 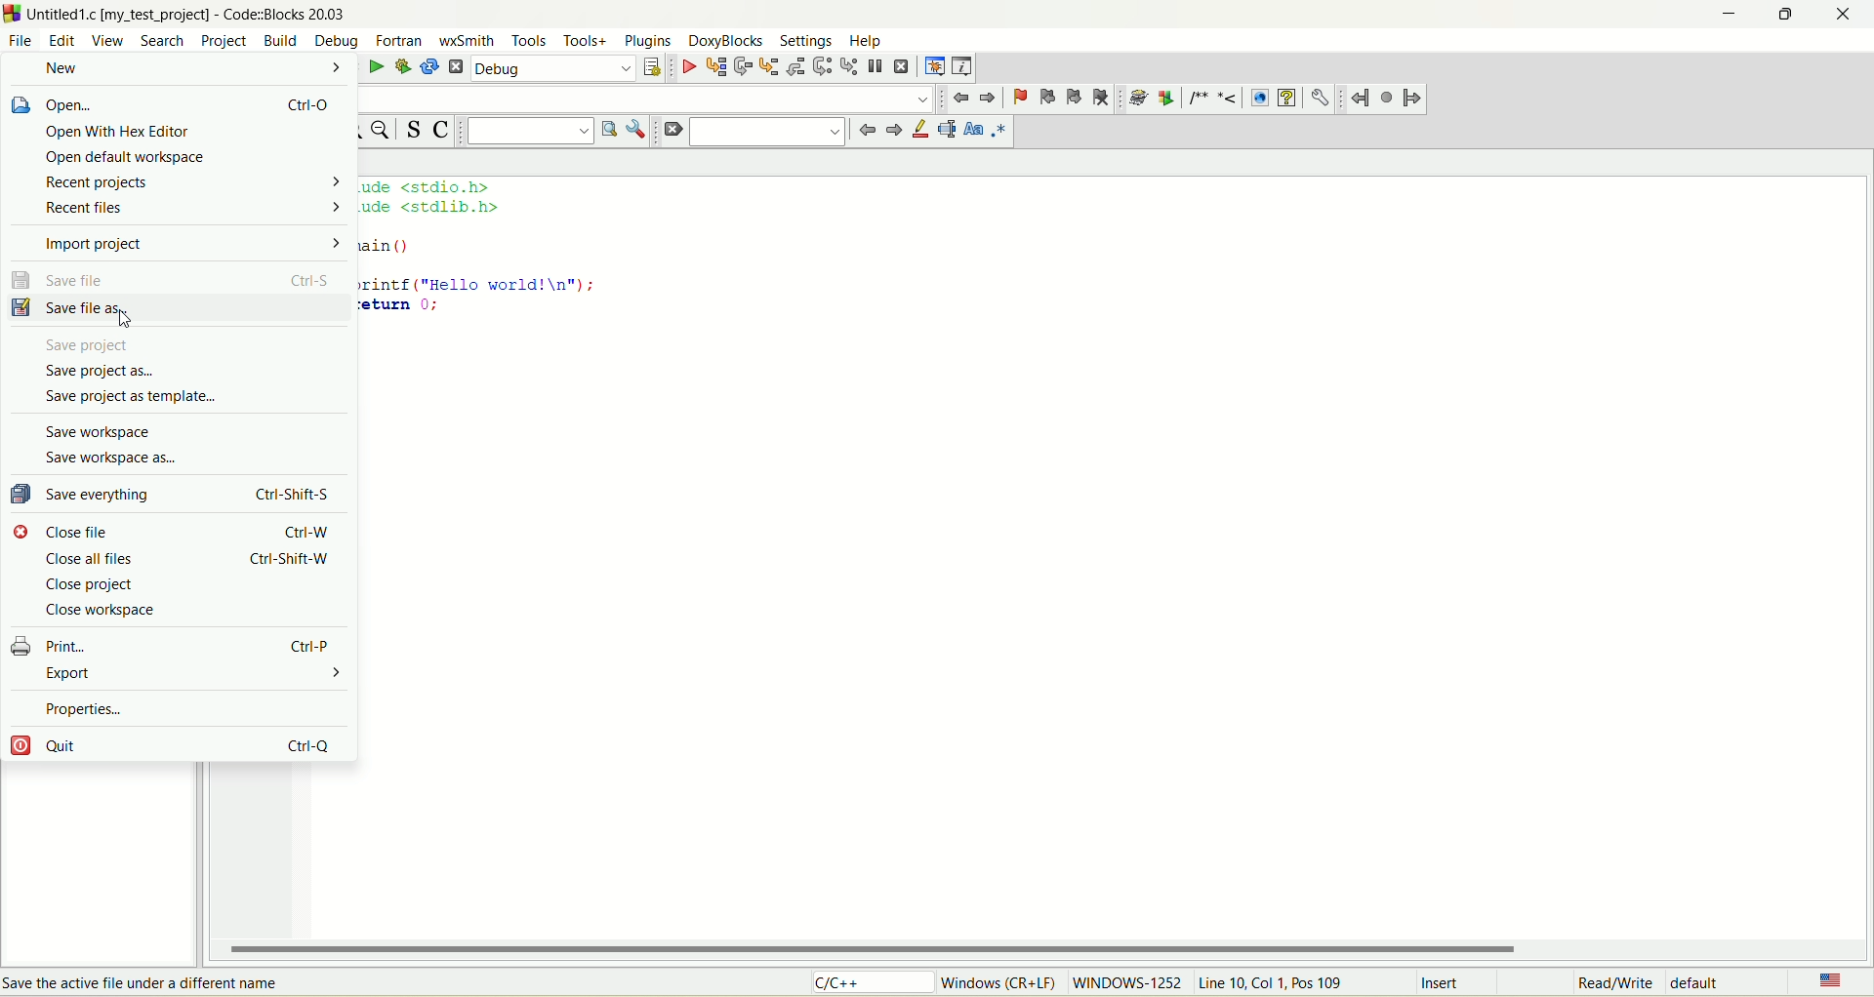 I want to click on close project, so click(x=94, y=587).